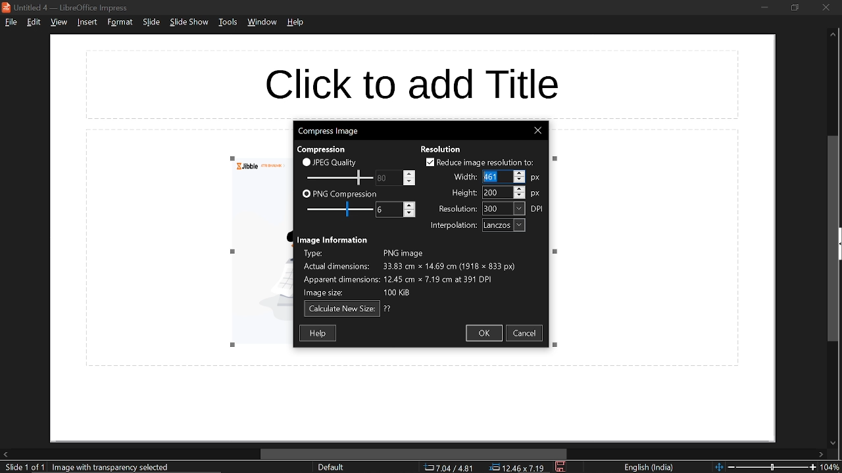  I want to click on Increase , so click(520, 173).